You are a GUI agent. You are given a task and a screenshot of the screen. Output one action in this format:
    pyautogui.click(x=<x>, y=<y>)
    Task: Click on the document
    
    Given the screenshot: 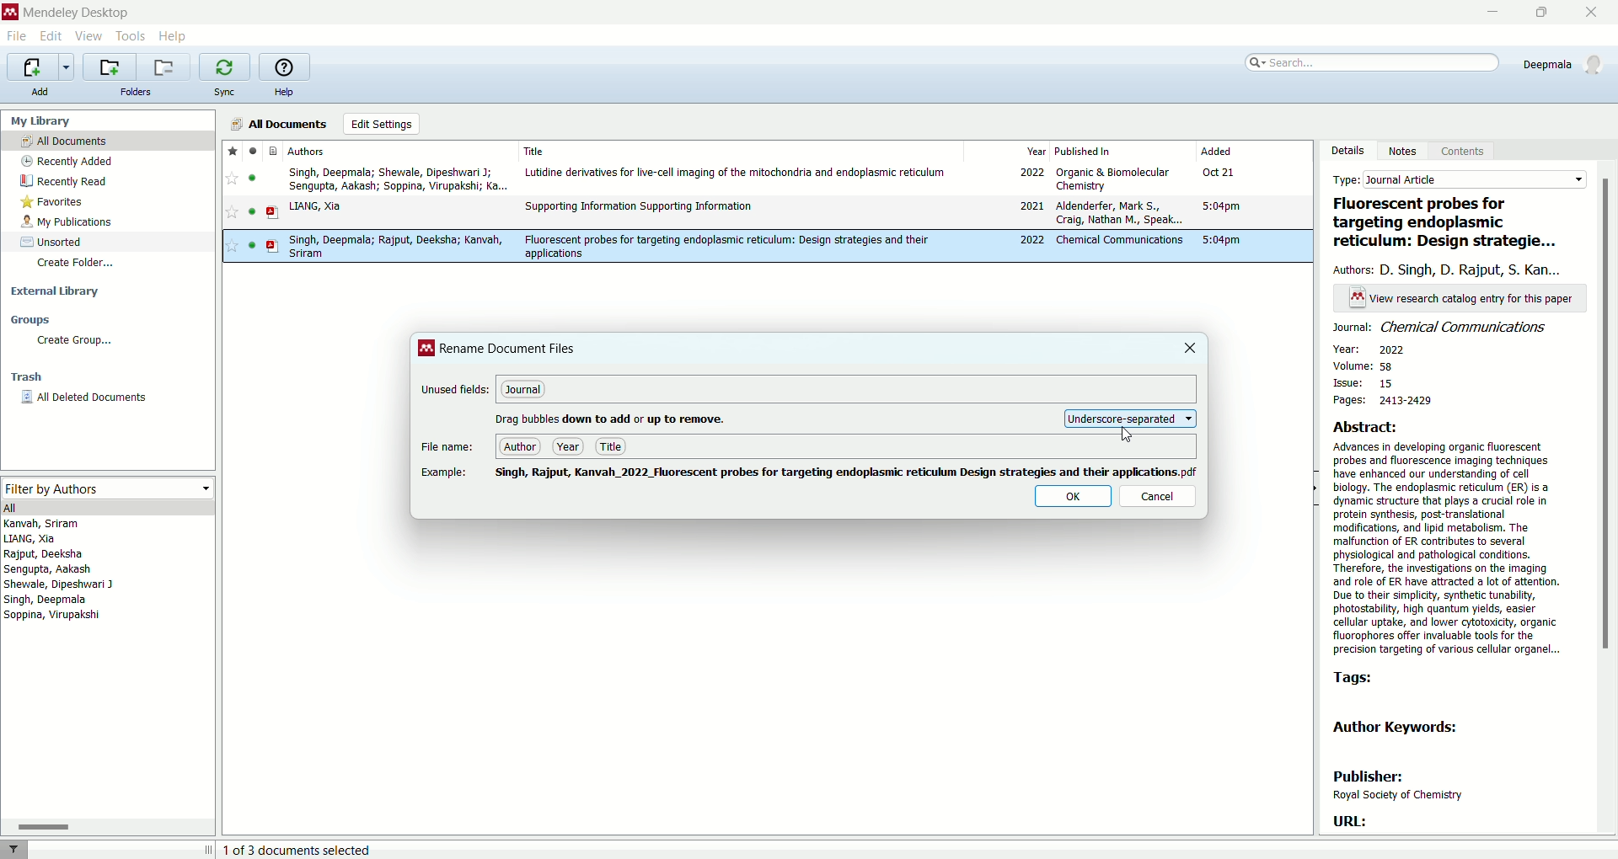 What is the action you would take?
    pyautogui.click(x=272, y=212)
    